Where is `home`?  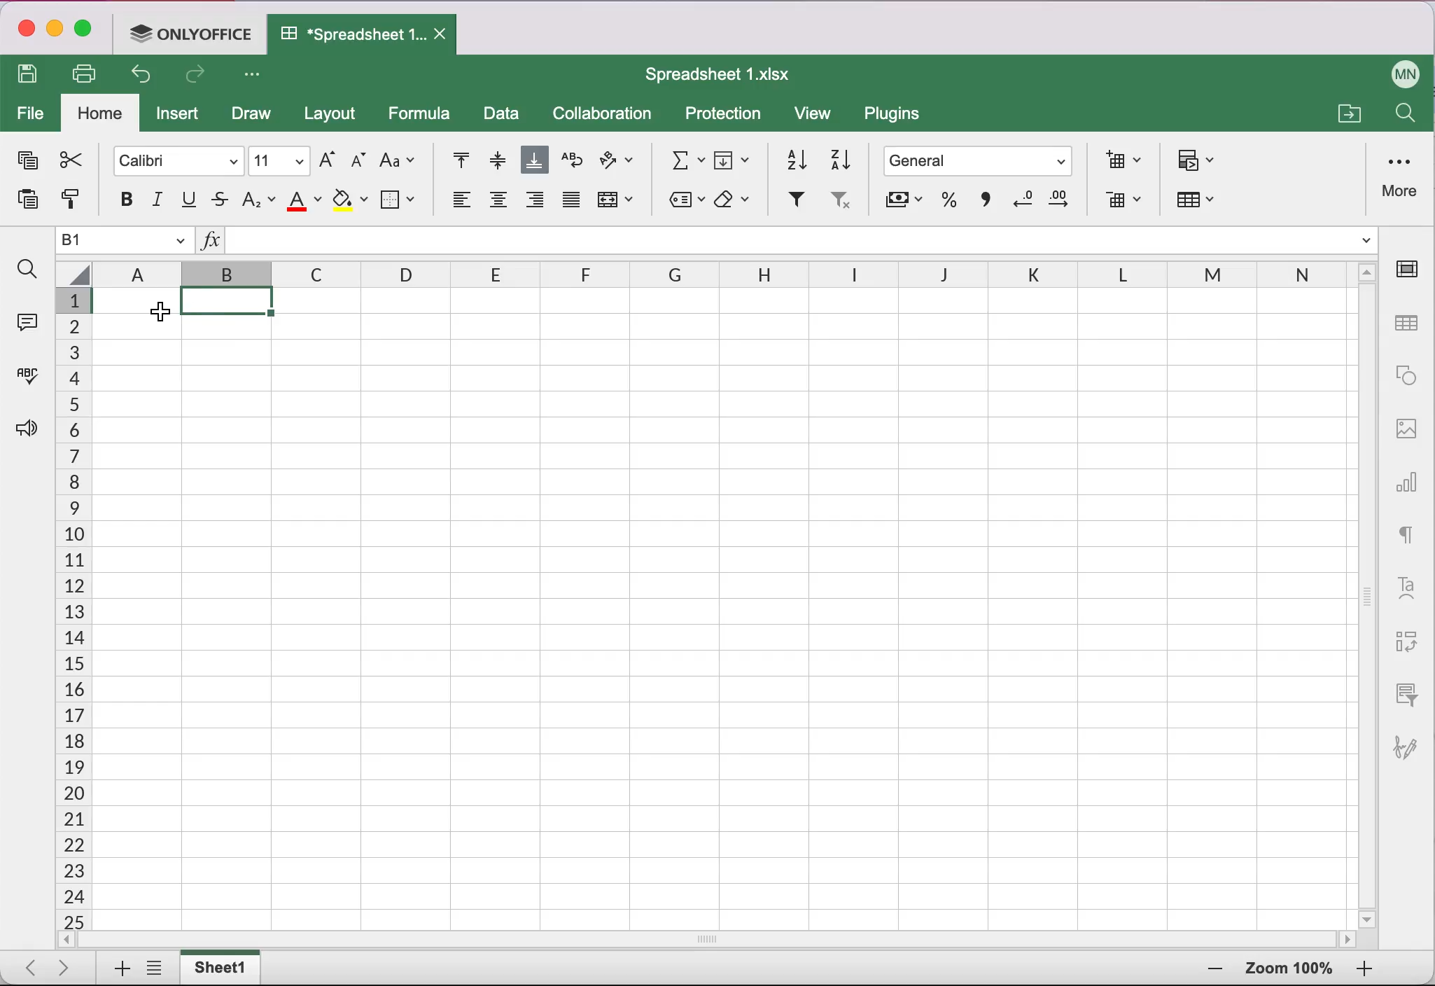 home is located at coordinates (101, 114).